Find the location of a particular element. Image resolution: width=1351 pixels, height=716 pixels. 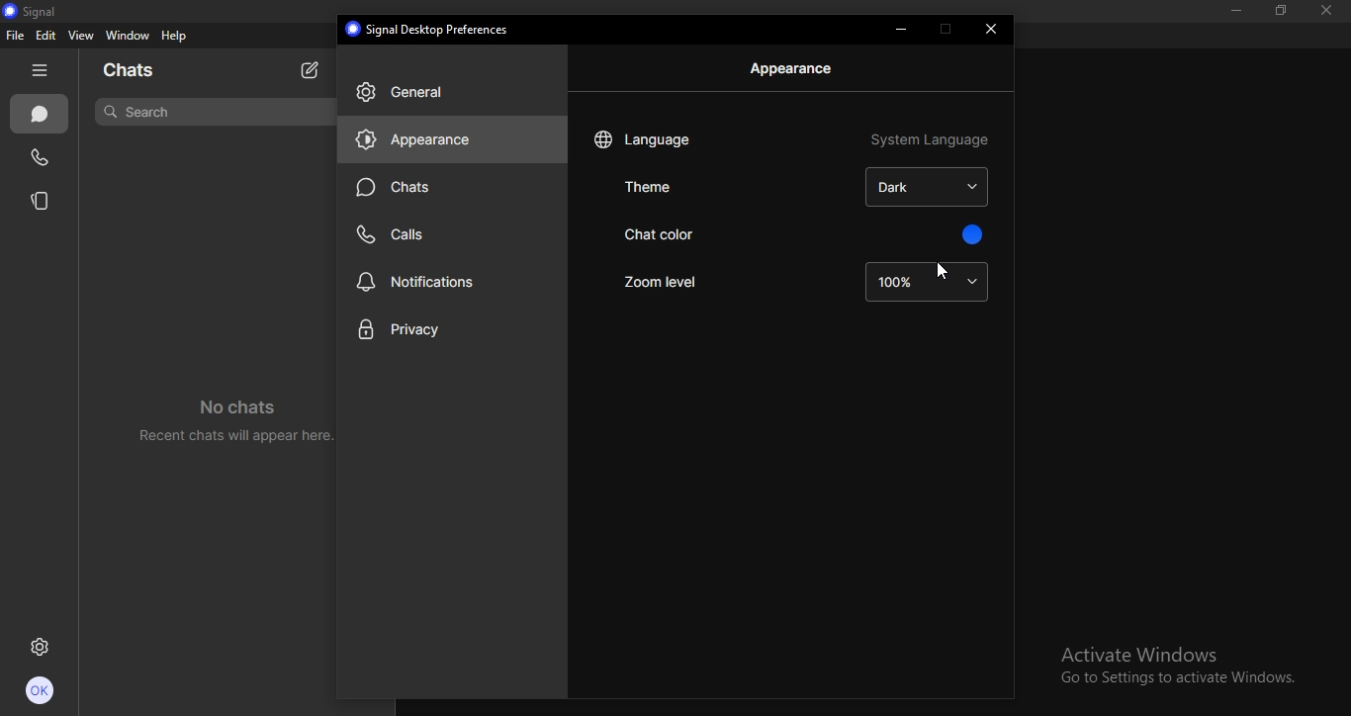

notifications is located at coordinates (421, 281).